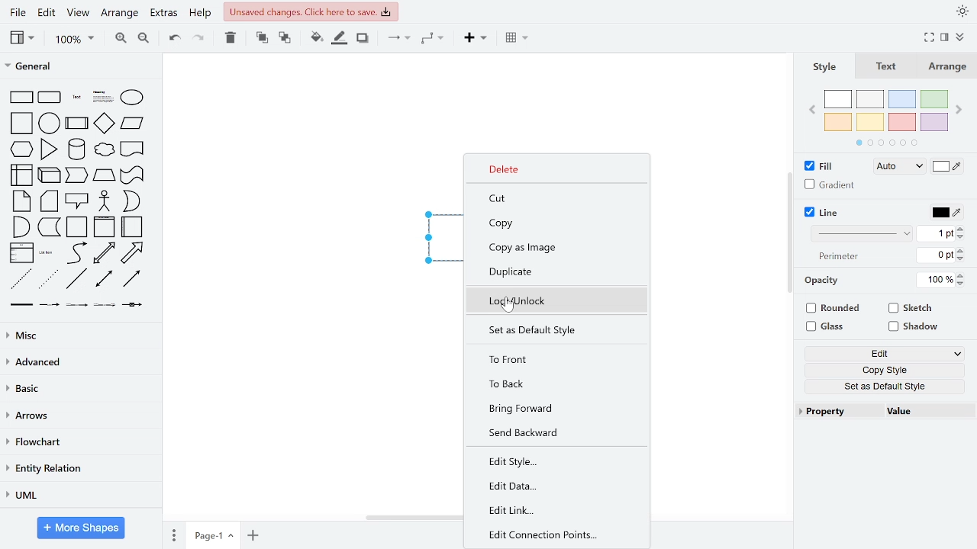 The image size is (977, 549). I want to click on process, so click(76, 124).